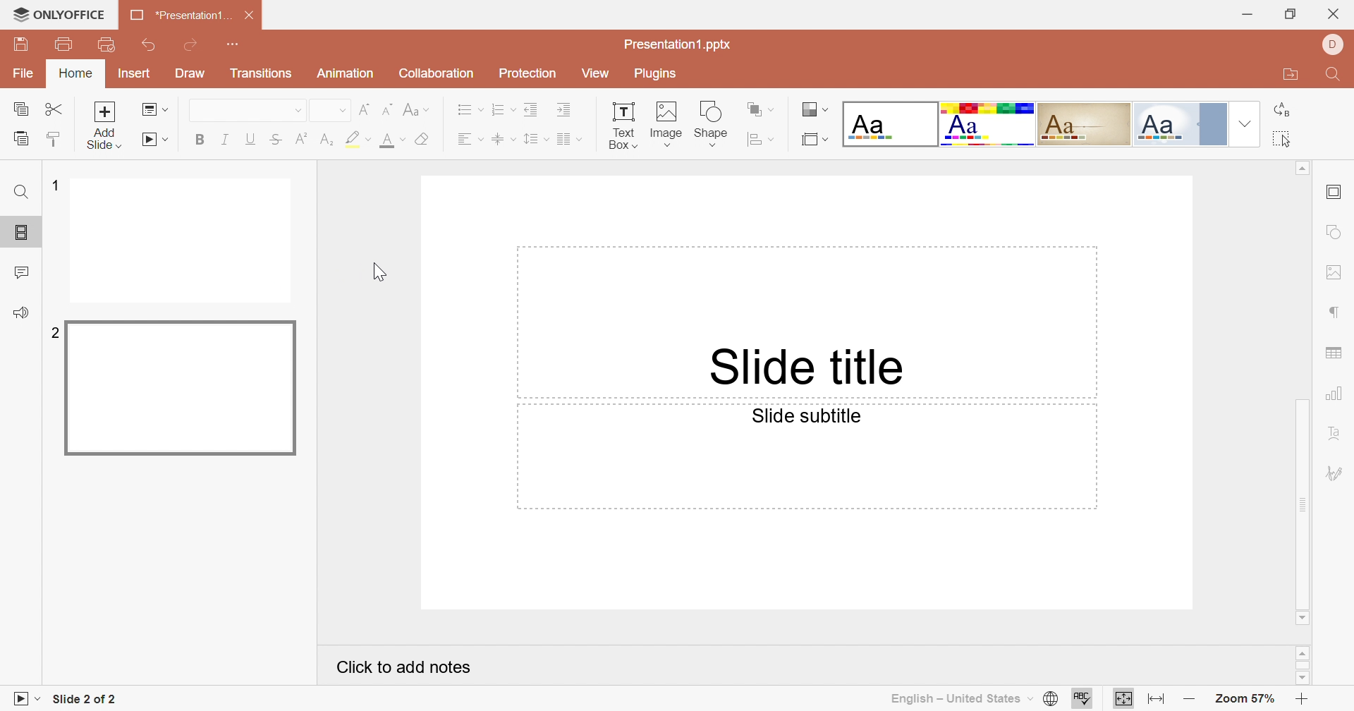 The image size is (1354, 711). What do you see at coordinates (365, 109) in the screenshot?
I see `Increment Font Size` at bounding box center [365, 109].